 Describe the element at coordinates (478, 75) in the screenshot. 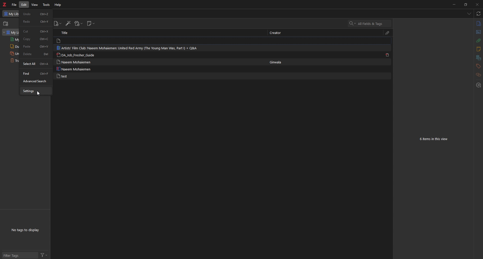

I see `related` at that location.